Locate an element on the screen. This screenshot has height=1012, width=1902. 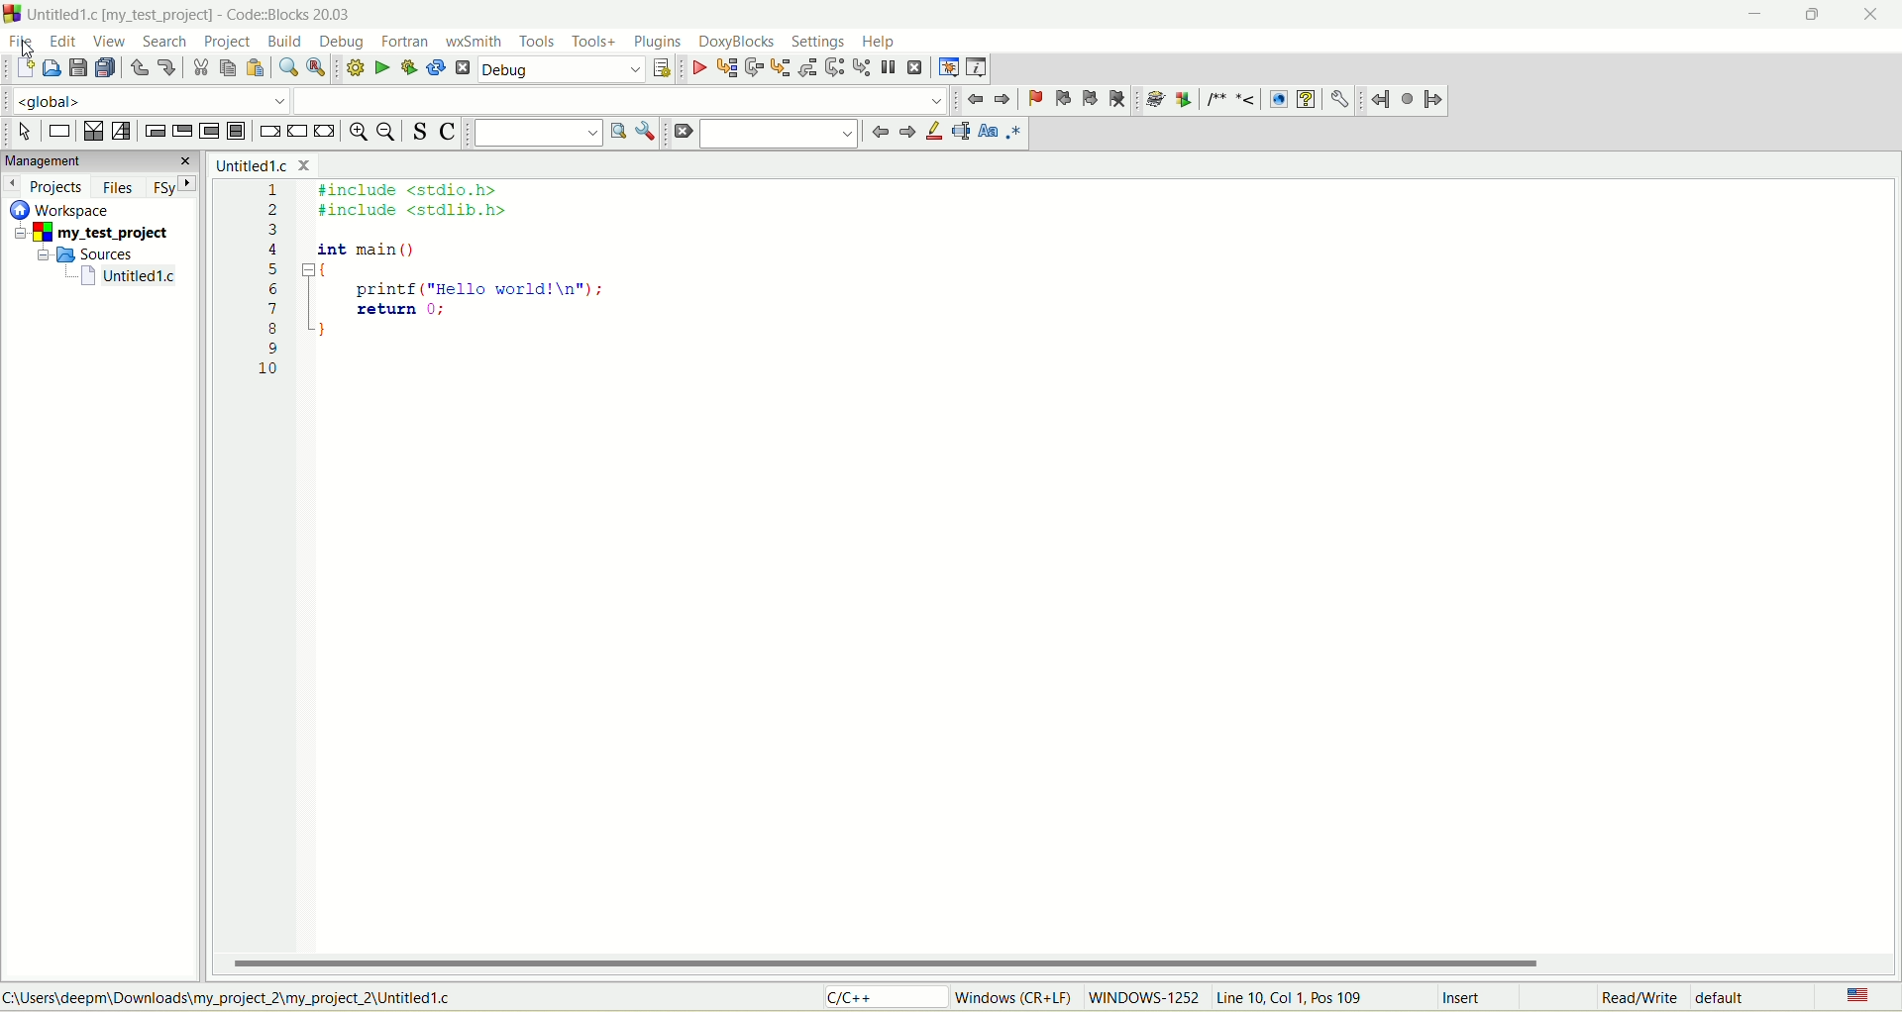
selection is located at coordinates (122, 133).